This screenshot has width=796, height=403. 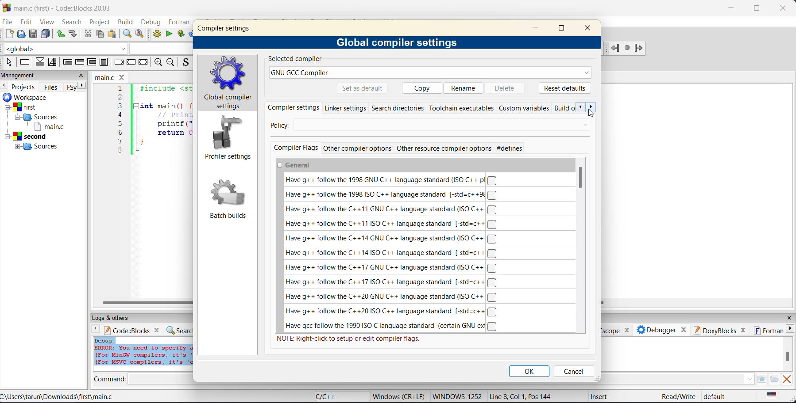 What do you see at coordinates (391, 252) in the screenshot?
I see `Have g++ follow the C++14 ISO C++ language standard [-std=c+` at bounding box center [391, 252].